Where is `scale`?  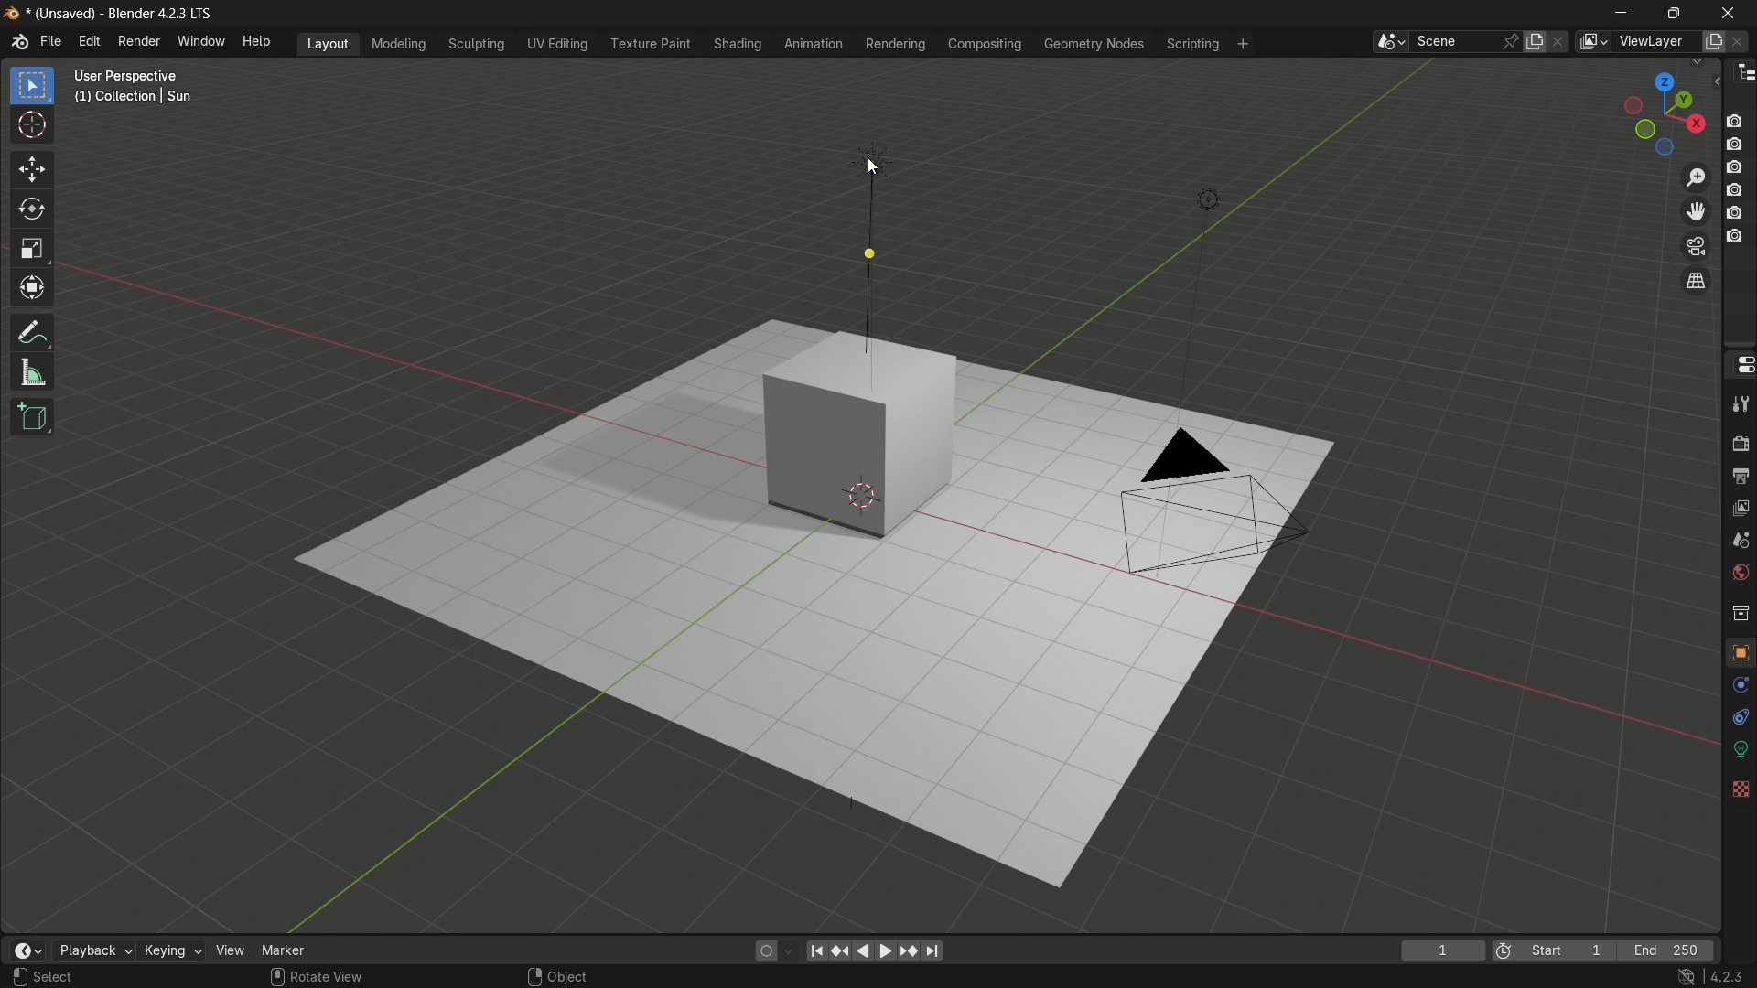 scale is located at coordinates (31, 251).